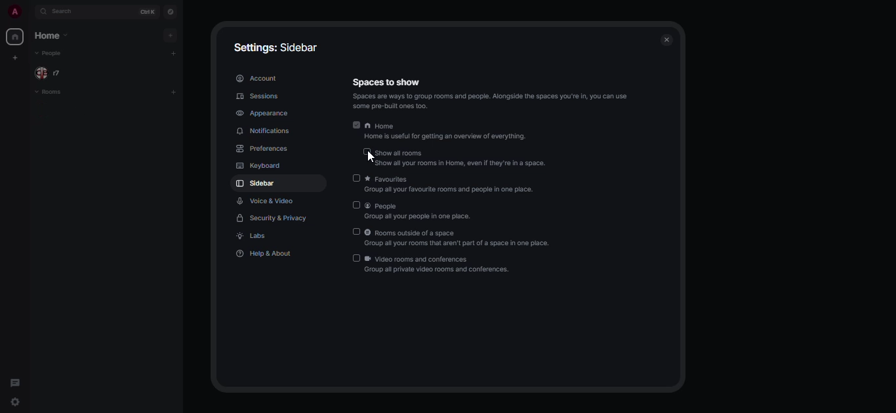  I want to click on info, so click(493, 102).